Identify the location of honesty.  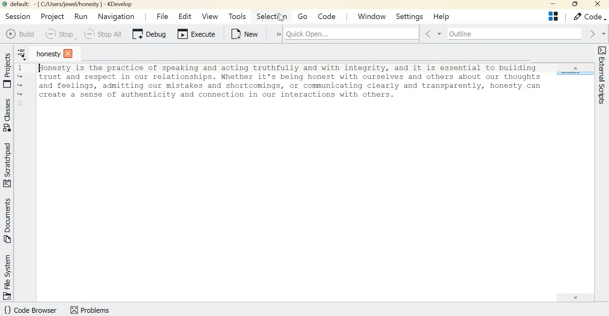
(54, 54).